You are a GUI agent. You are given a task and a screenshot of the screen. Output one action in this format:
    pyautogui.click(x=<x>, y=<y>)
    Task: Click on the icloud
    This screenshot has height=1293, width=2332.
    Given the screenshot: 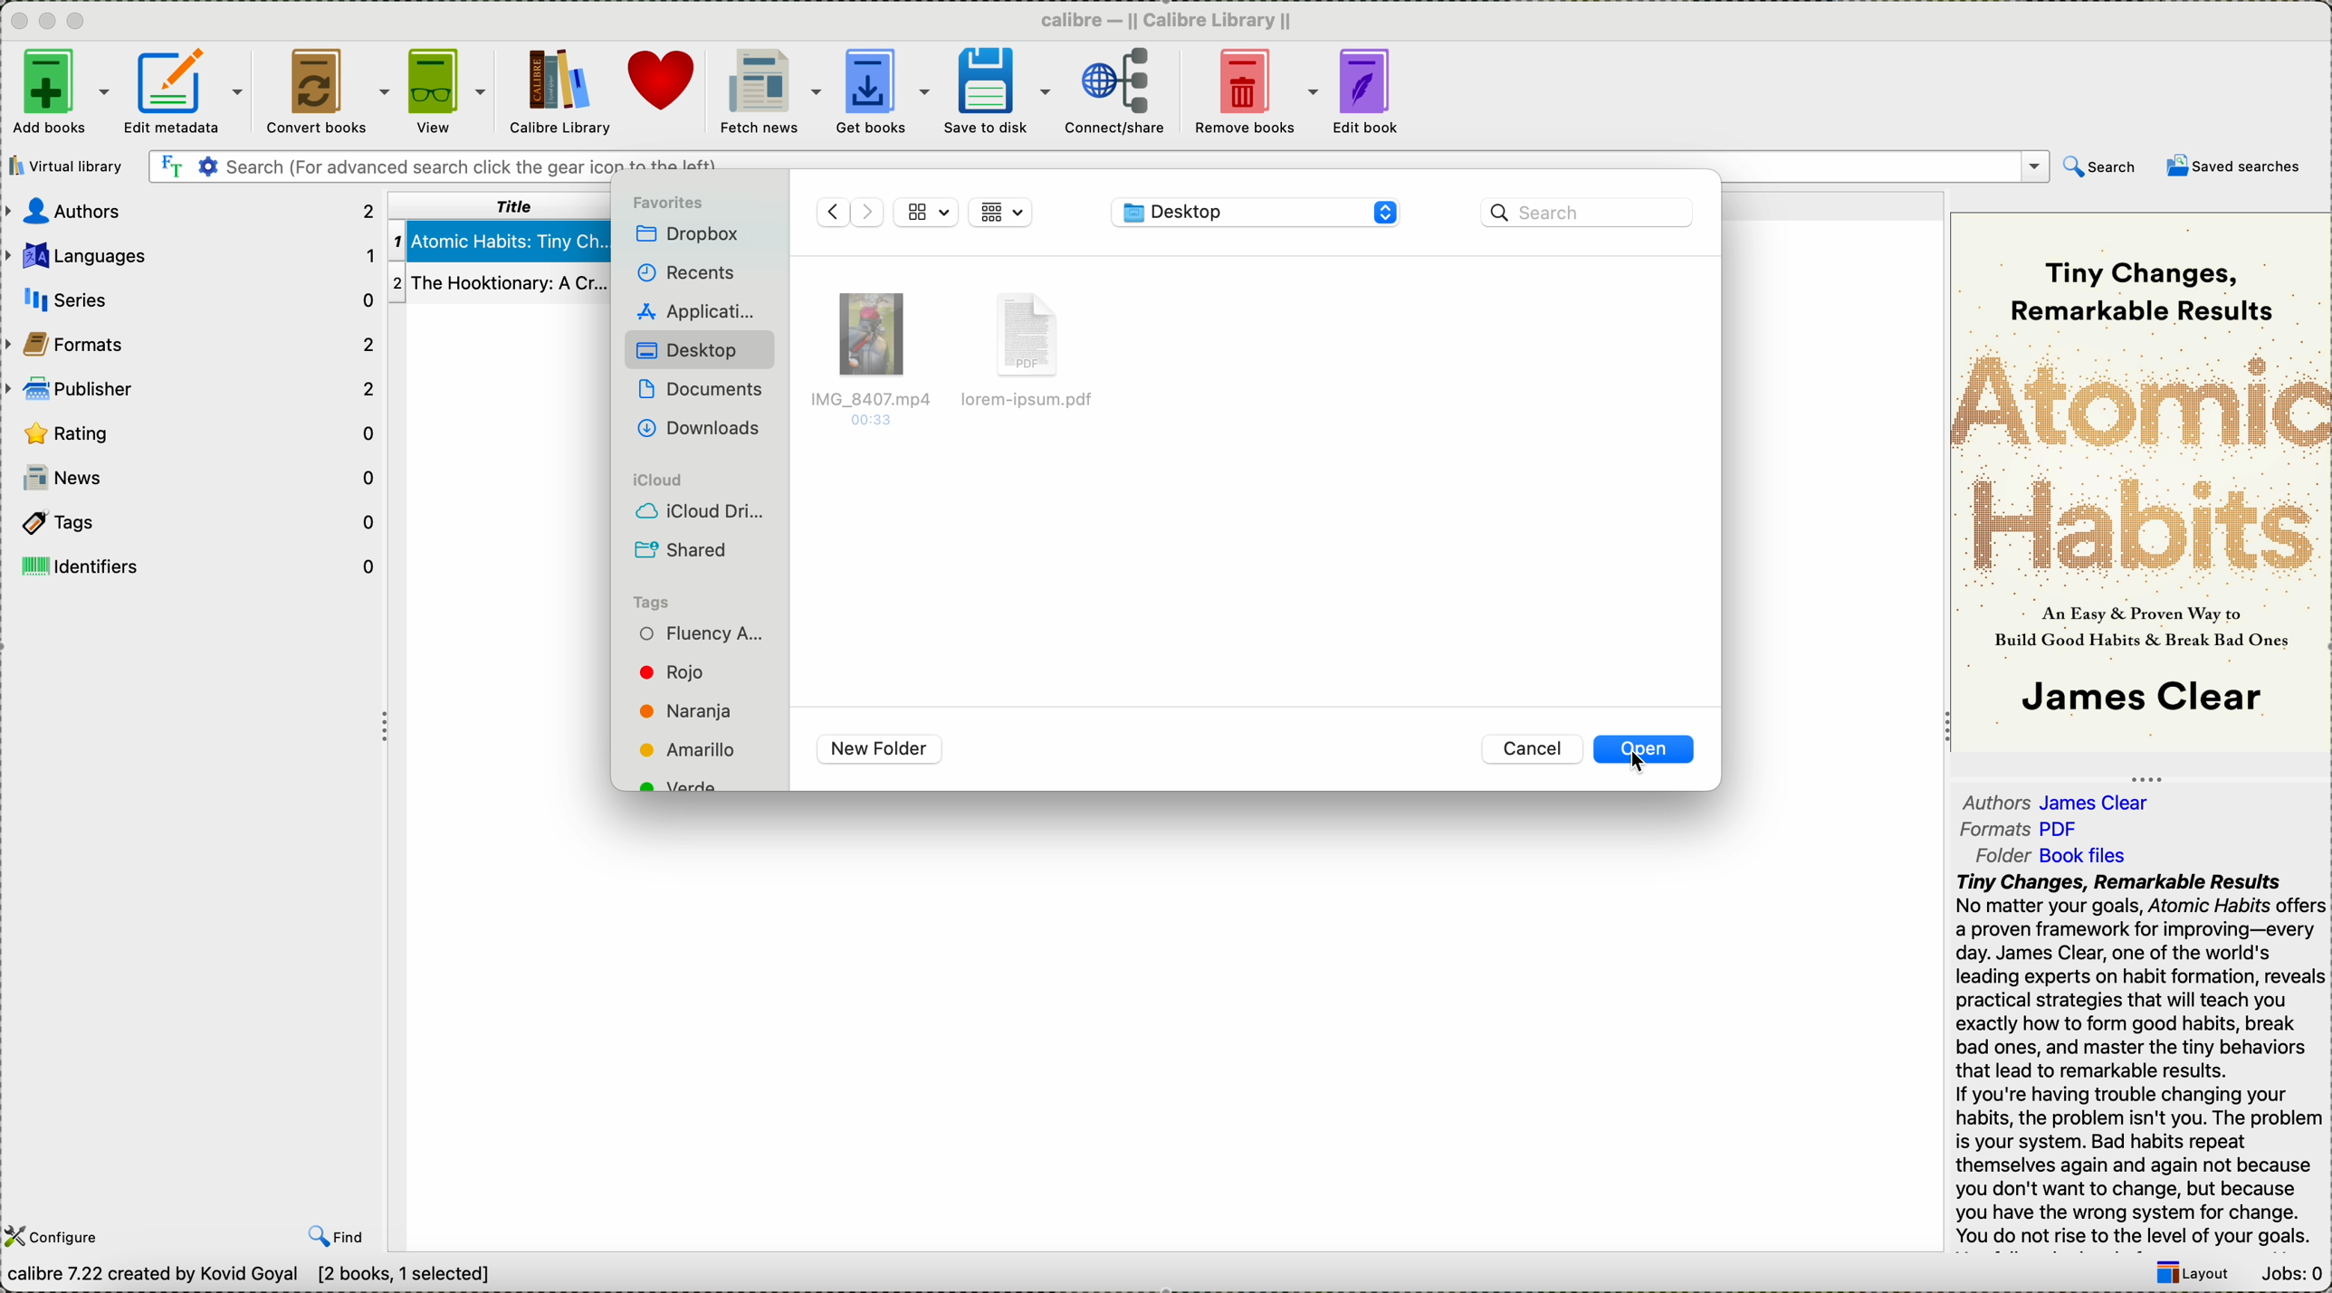 What is the action you would take?
    pyautogui.click(x=655, y=478)
    